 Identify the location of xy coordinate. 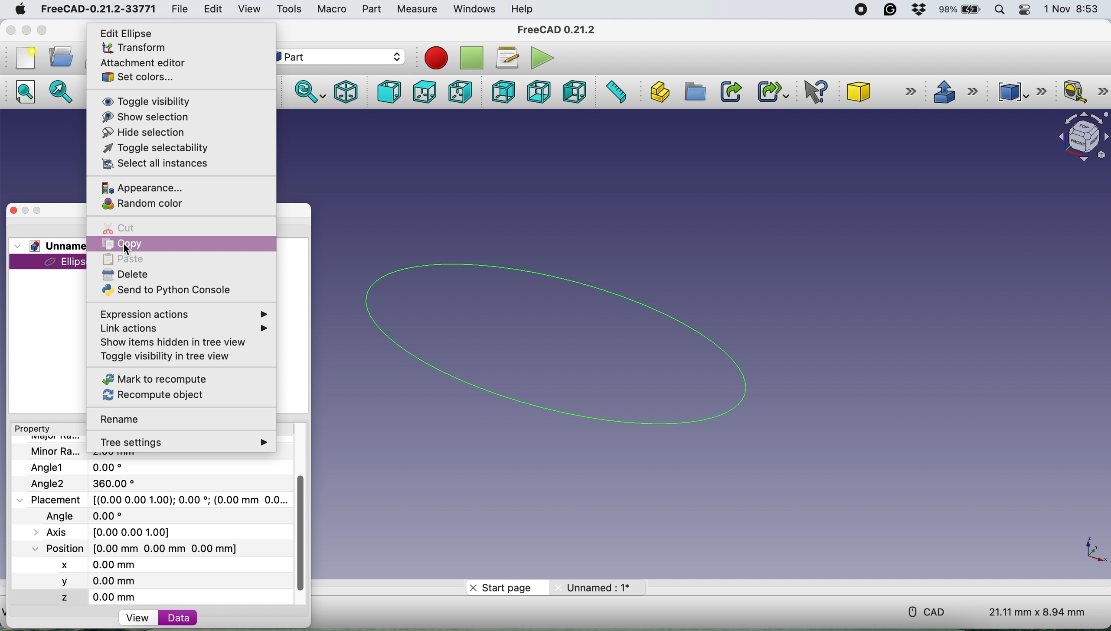
(1092, 553).